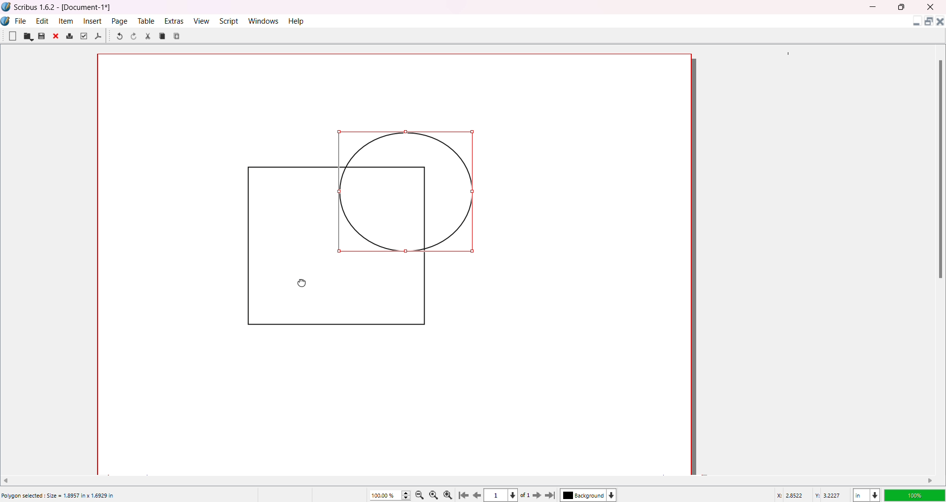 The width and height of the screenshot is (946, 502). Describe the element at coordinates (119, 37) in the screenshot. I see `Undo` at that location.